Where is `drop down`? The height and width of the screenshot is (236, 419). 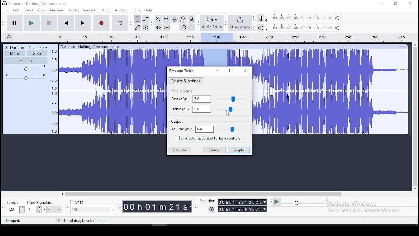
drop down is located at coordinates (60, 210).